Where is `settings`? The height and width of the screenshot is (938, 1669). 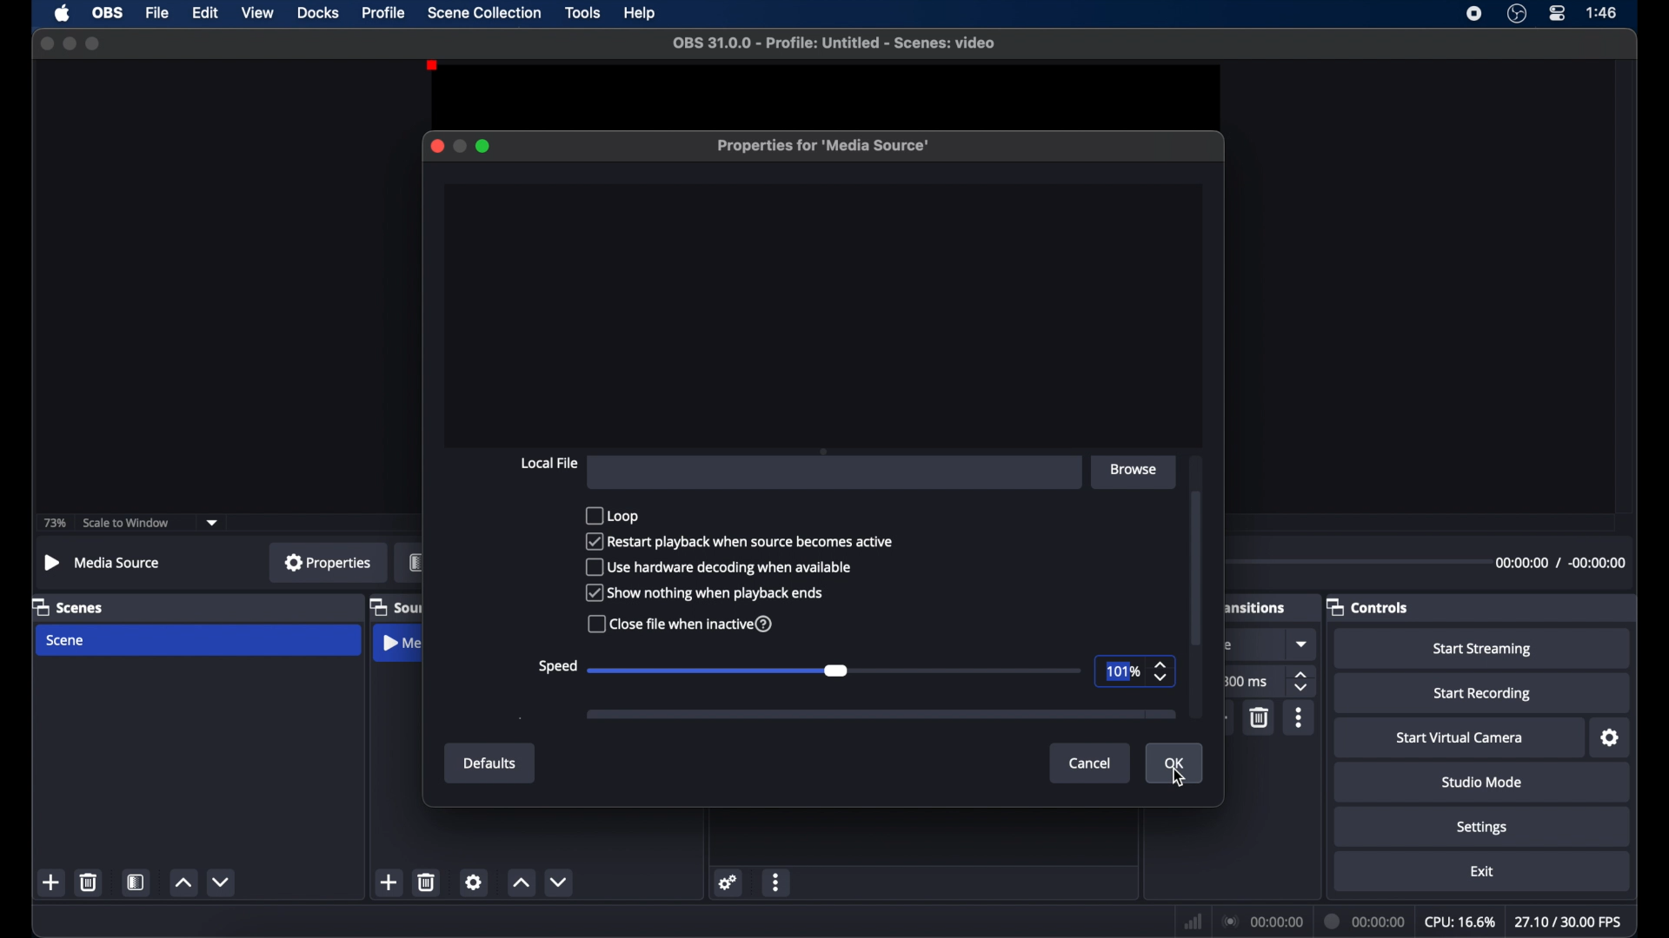 settings is located at coordinates (729, 882).